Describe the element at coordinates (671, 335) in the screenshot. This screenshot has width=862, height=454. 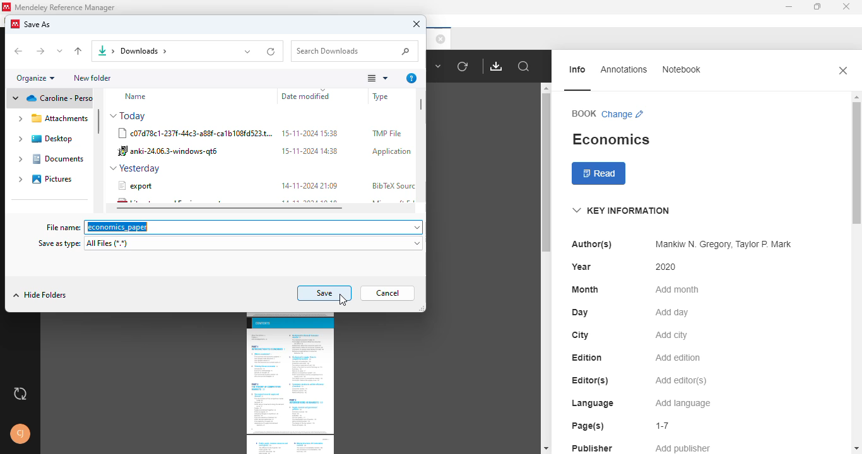
I see `add city` at that location.